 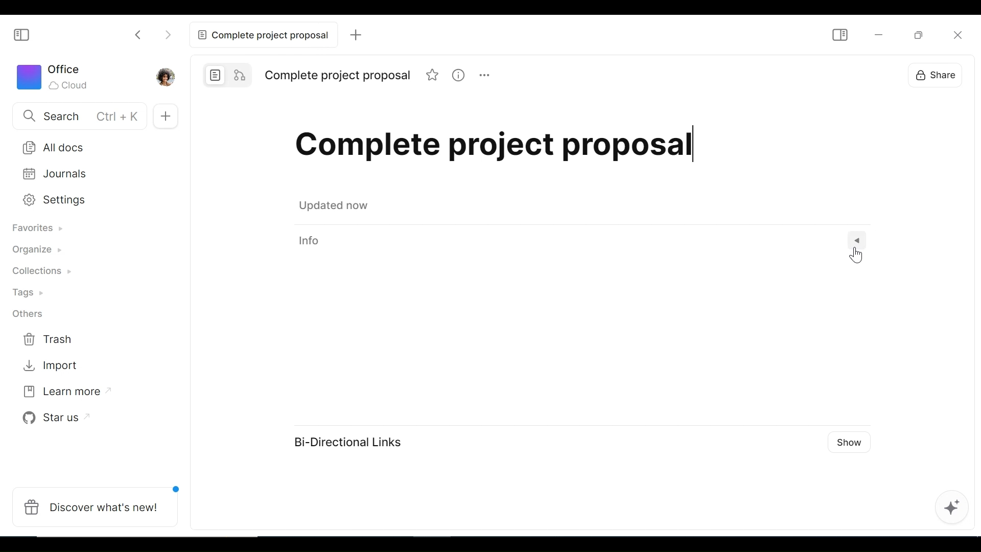 I want to click on Search, so click(x=77, y=117).